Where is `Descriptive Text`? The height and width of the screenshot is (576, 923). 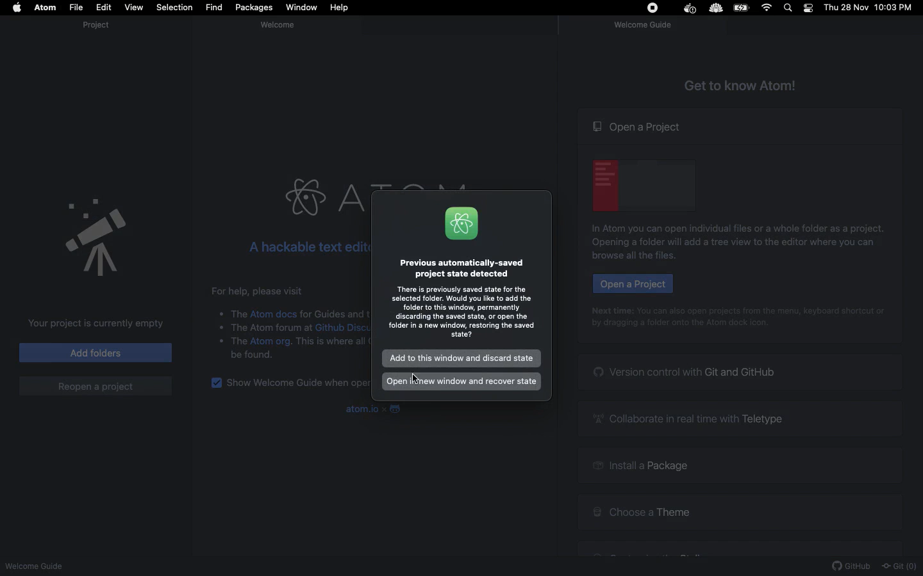
Descriptive Text is located at coordinates (335, 312).